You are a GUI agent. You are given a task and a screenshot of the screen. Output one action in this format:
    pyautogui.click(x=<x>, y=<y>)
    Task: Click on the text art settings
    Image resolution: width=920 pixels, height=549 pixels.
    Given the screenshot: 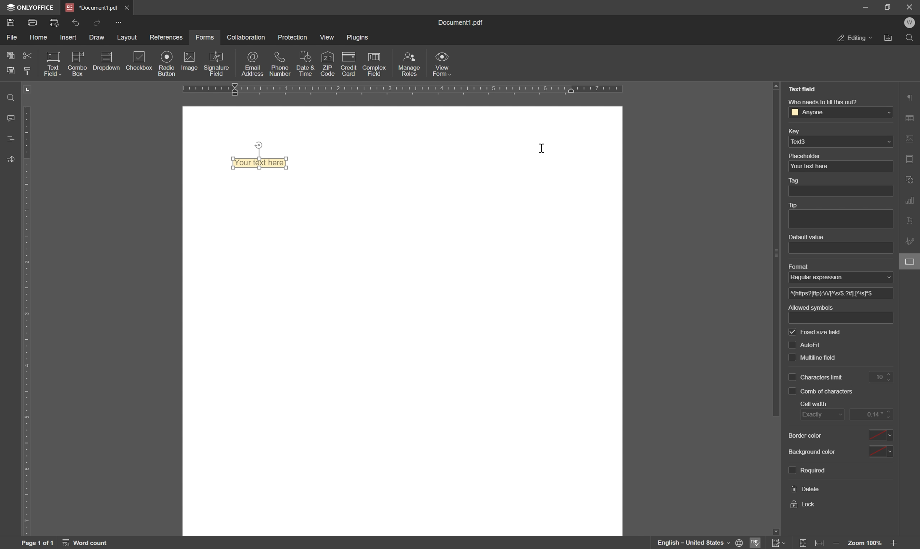 What is the action you would take?
    pyautogui.click(x=911, y=222)
    